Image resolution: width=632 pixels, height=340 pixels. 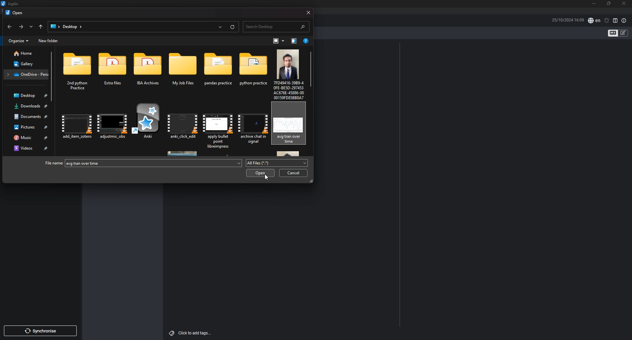 I want to click on 7D49416-3989-4E-BESD-207453COT6E-45886-00Y150FDASBRAAT, so click(x=289, y=73).